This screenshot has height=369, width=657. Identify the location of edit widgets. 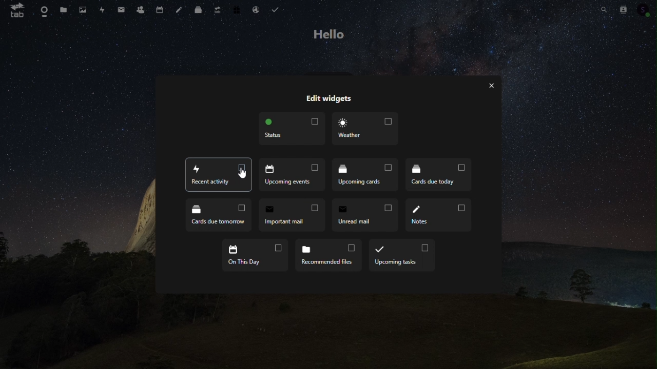
(328, 99).